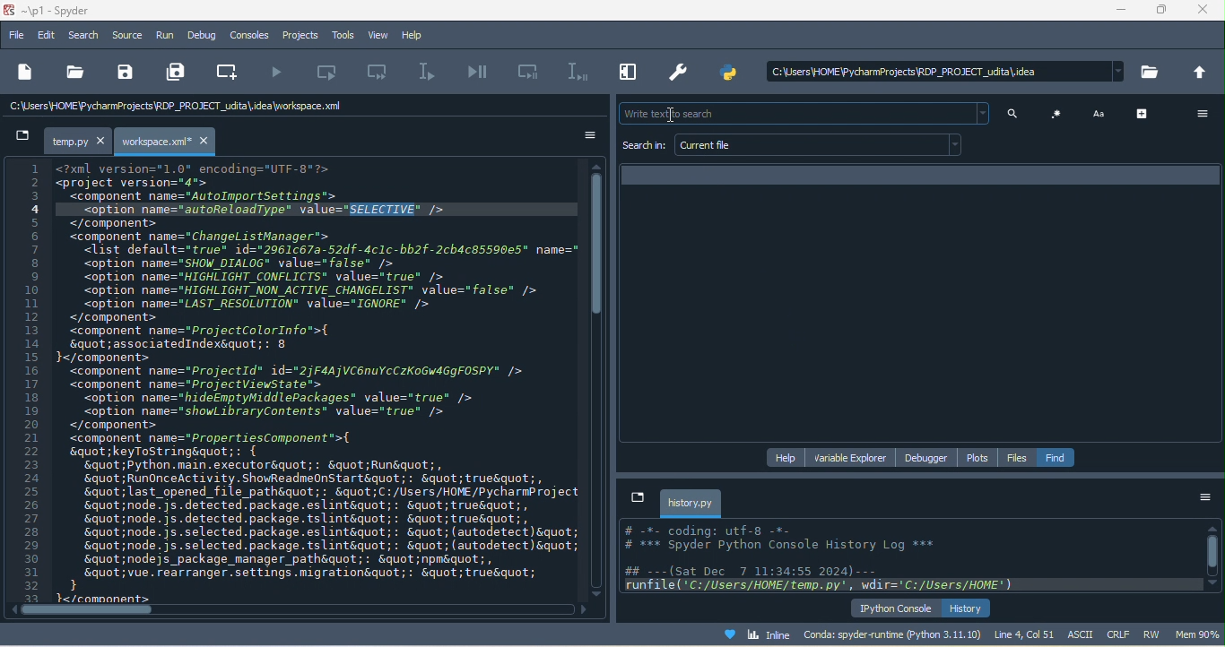 This screenshot has width=1225, height=647. Describe the element at coordinates (1117, 634) in the screenshot. I see `crlf` at that location.